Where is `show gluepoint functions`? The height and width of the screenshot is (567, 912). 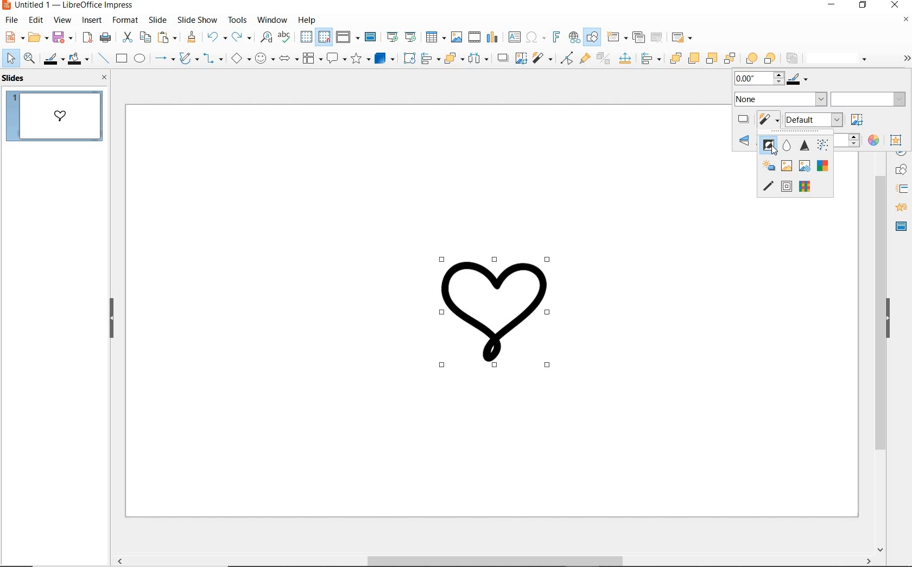 show gluepoint functions is located at coordinates (584, 58).